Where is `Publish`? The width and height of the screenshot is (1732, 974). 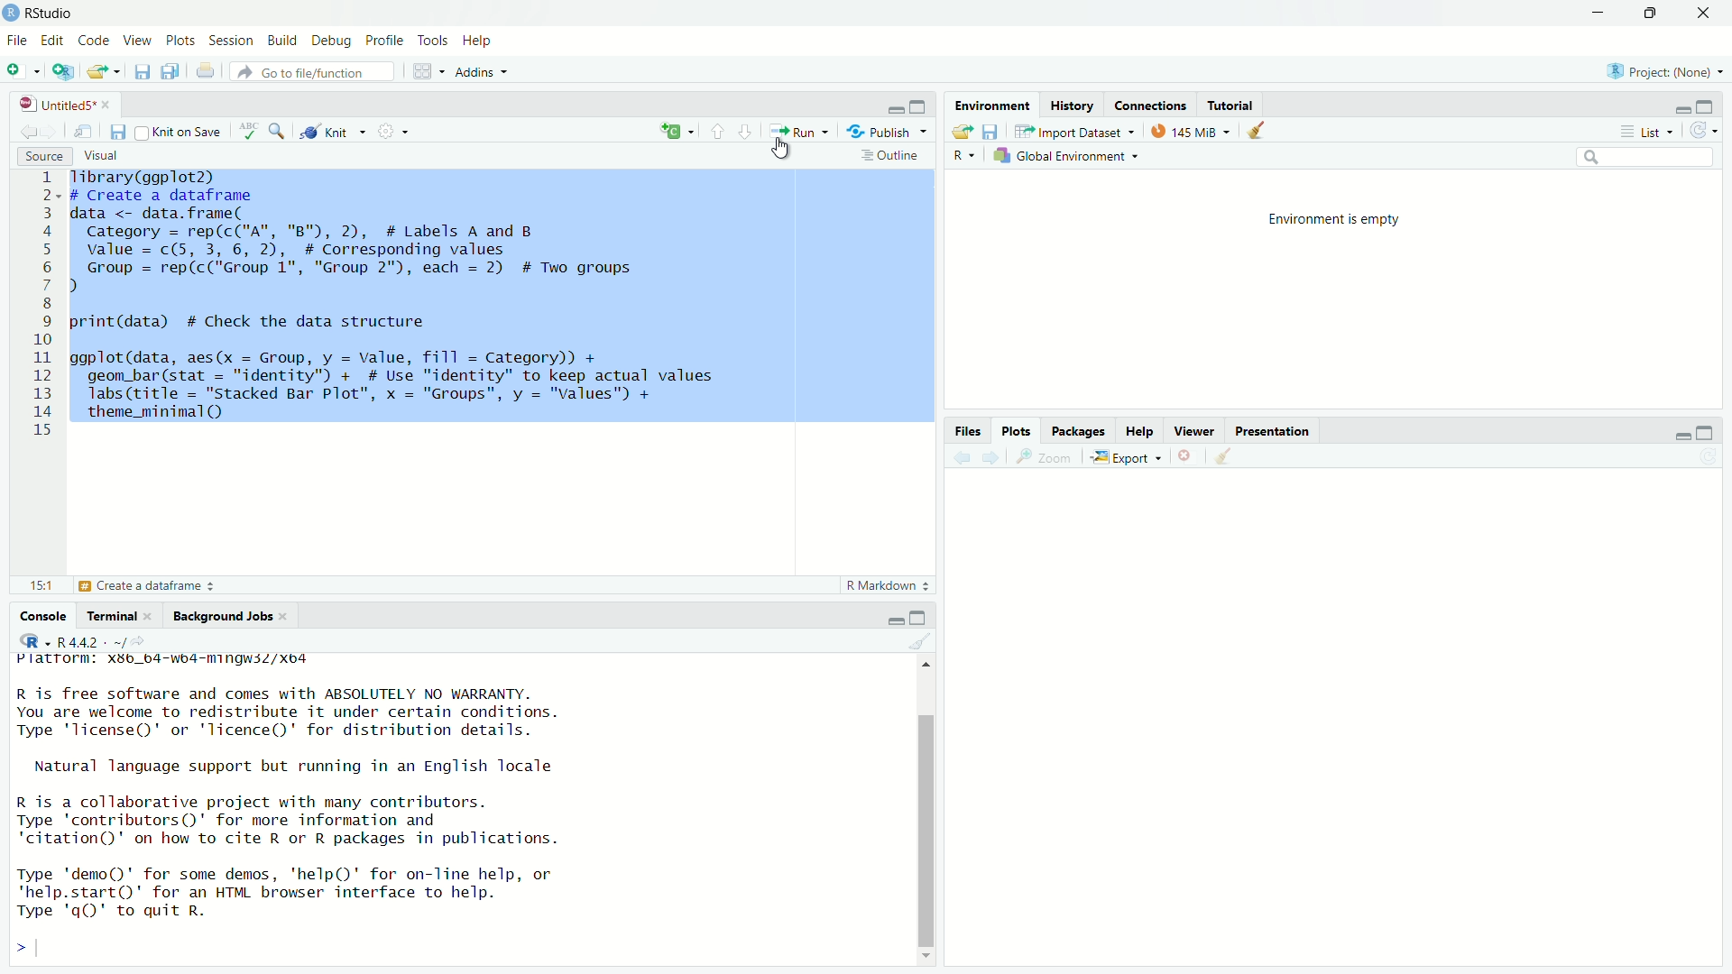
Publish is located at coordinates (887, 129).